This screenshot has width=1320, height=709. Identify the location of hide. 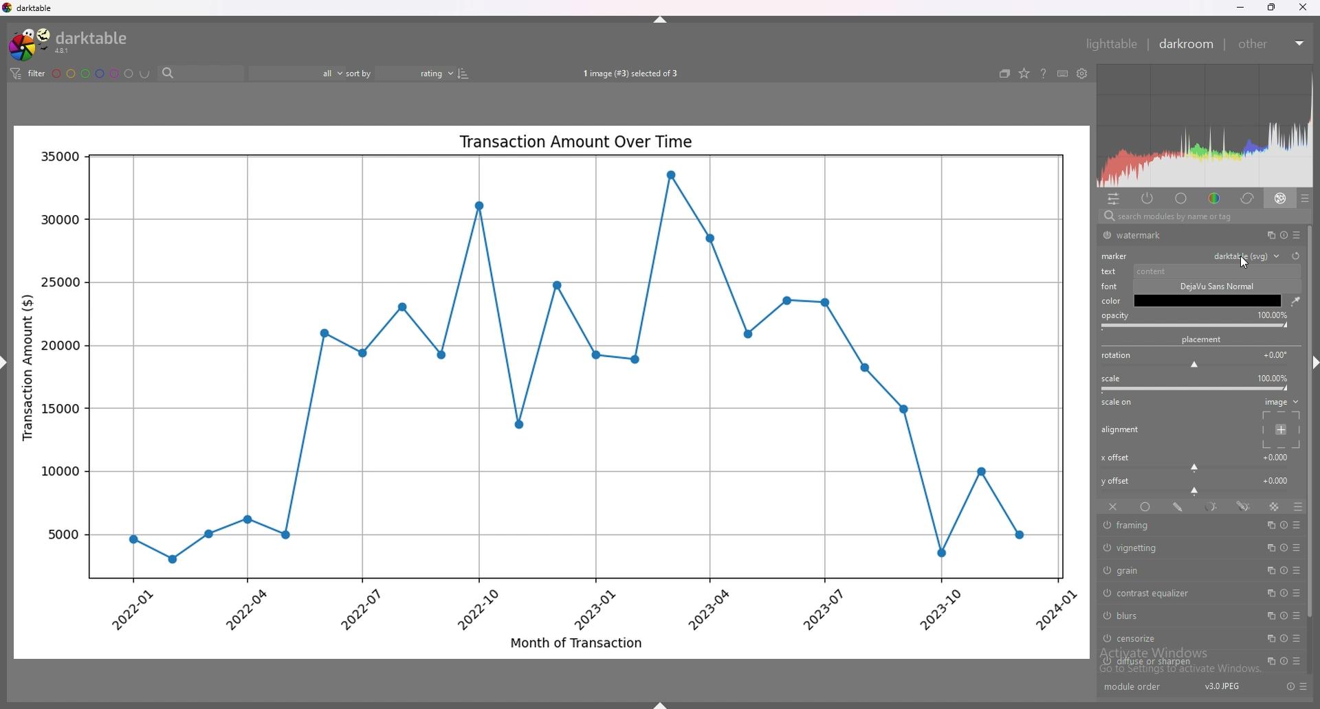
(659, 704).